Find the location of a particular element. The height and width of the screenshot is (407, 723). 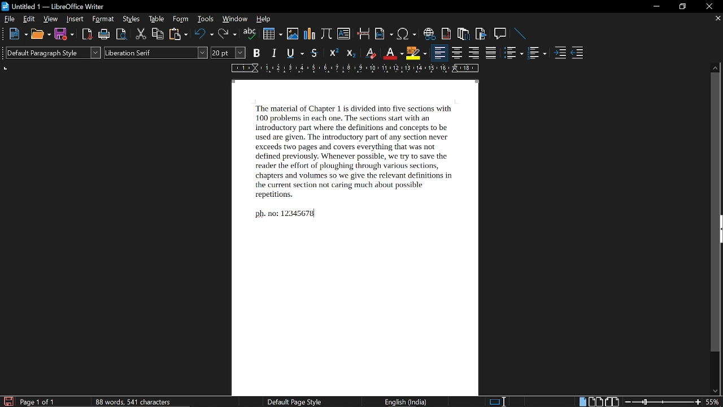

redo is located at coordinates (227, 34).